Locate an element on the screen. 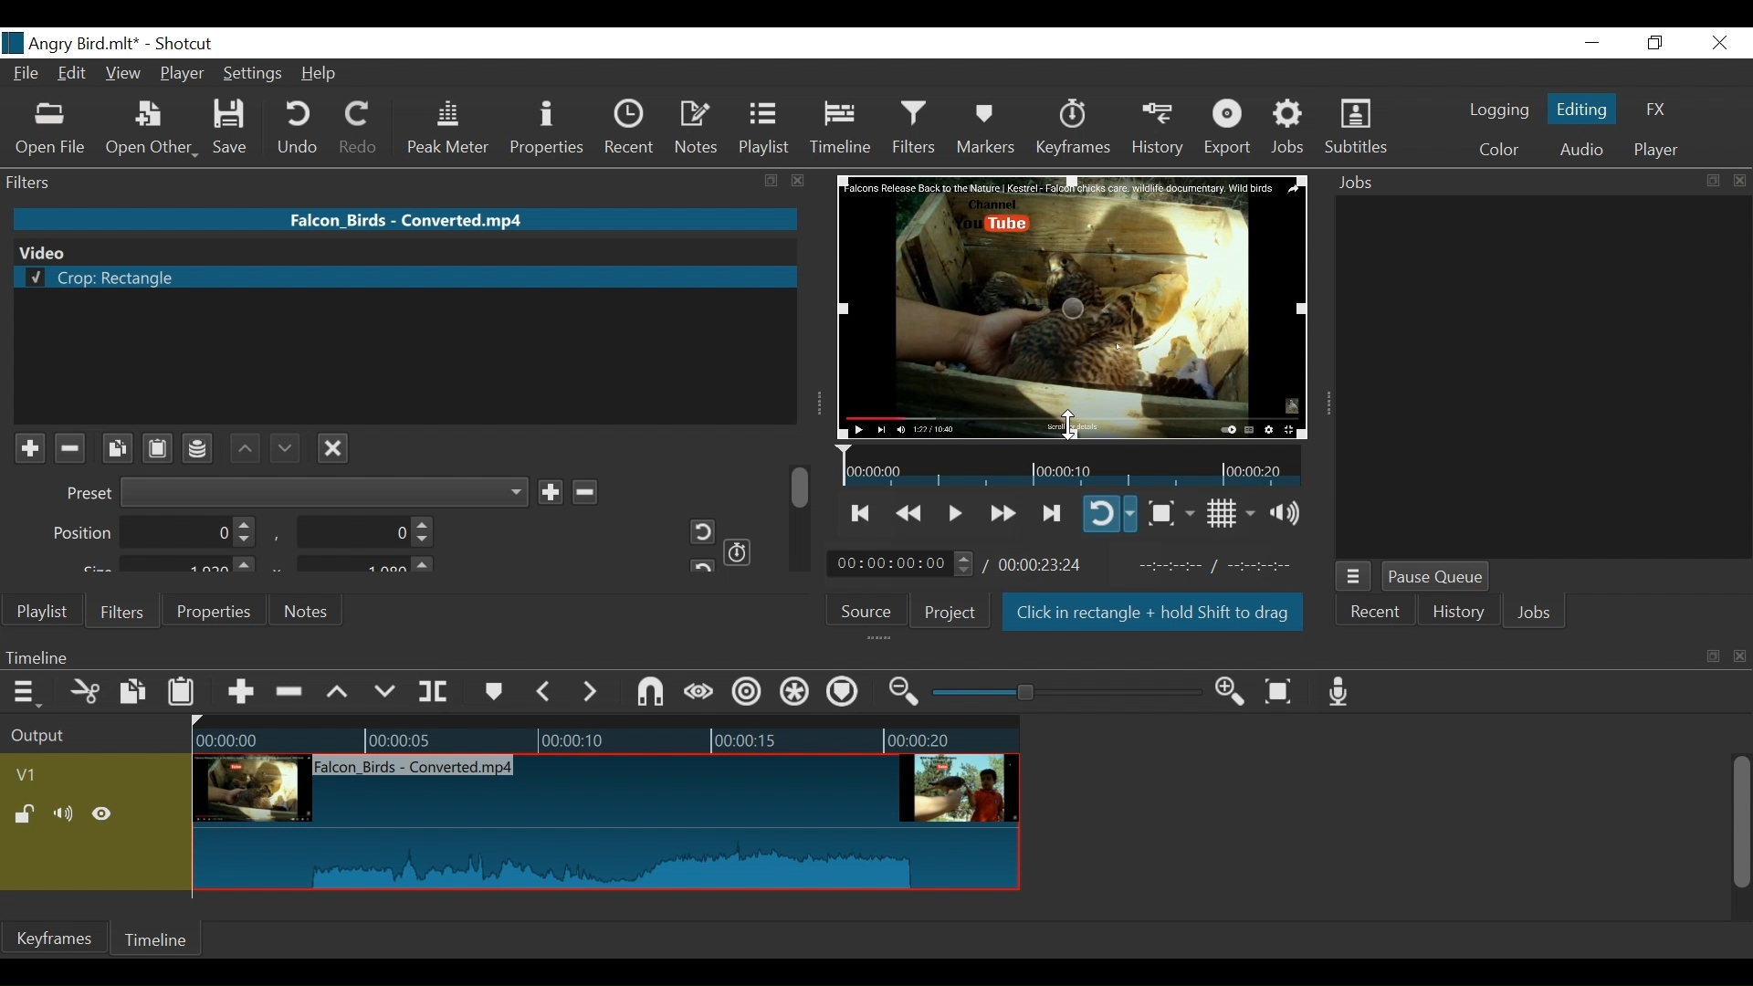 The height and width of the screenshot is (986, 1753). Audio is located at coordinates (1580, 152).